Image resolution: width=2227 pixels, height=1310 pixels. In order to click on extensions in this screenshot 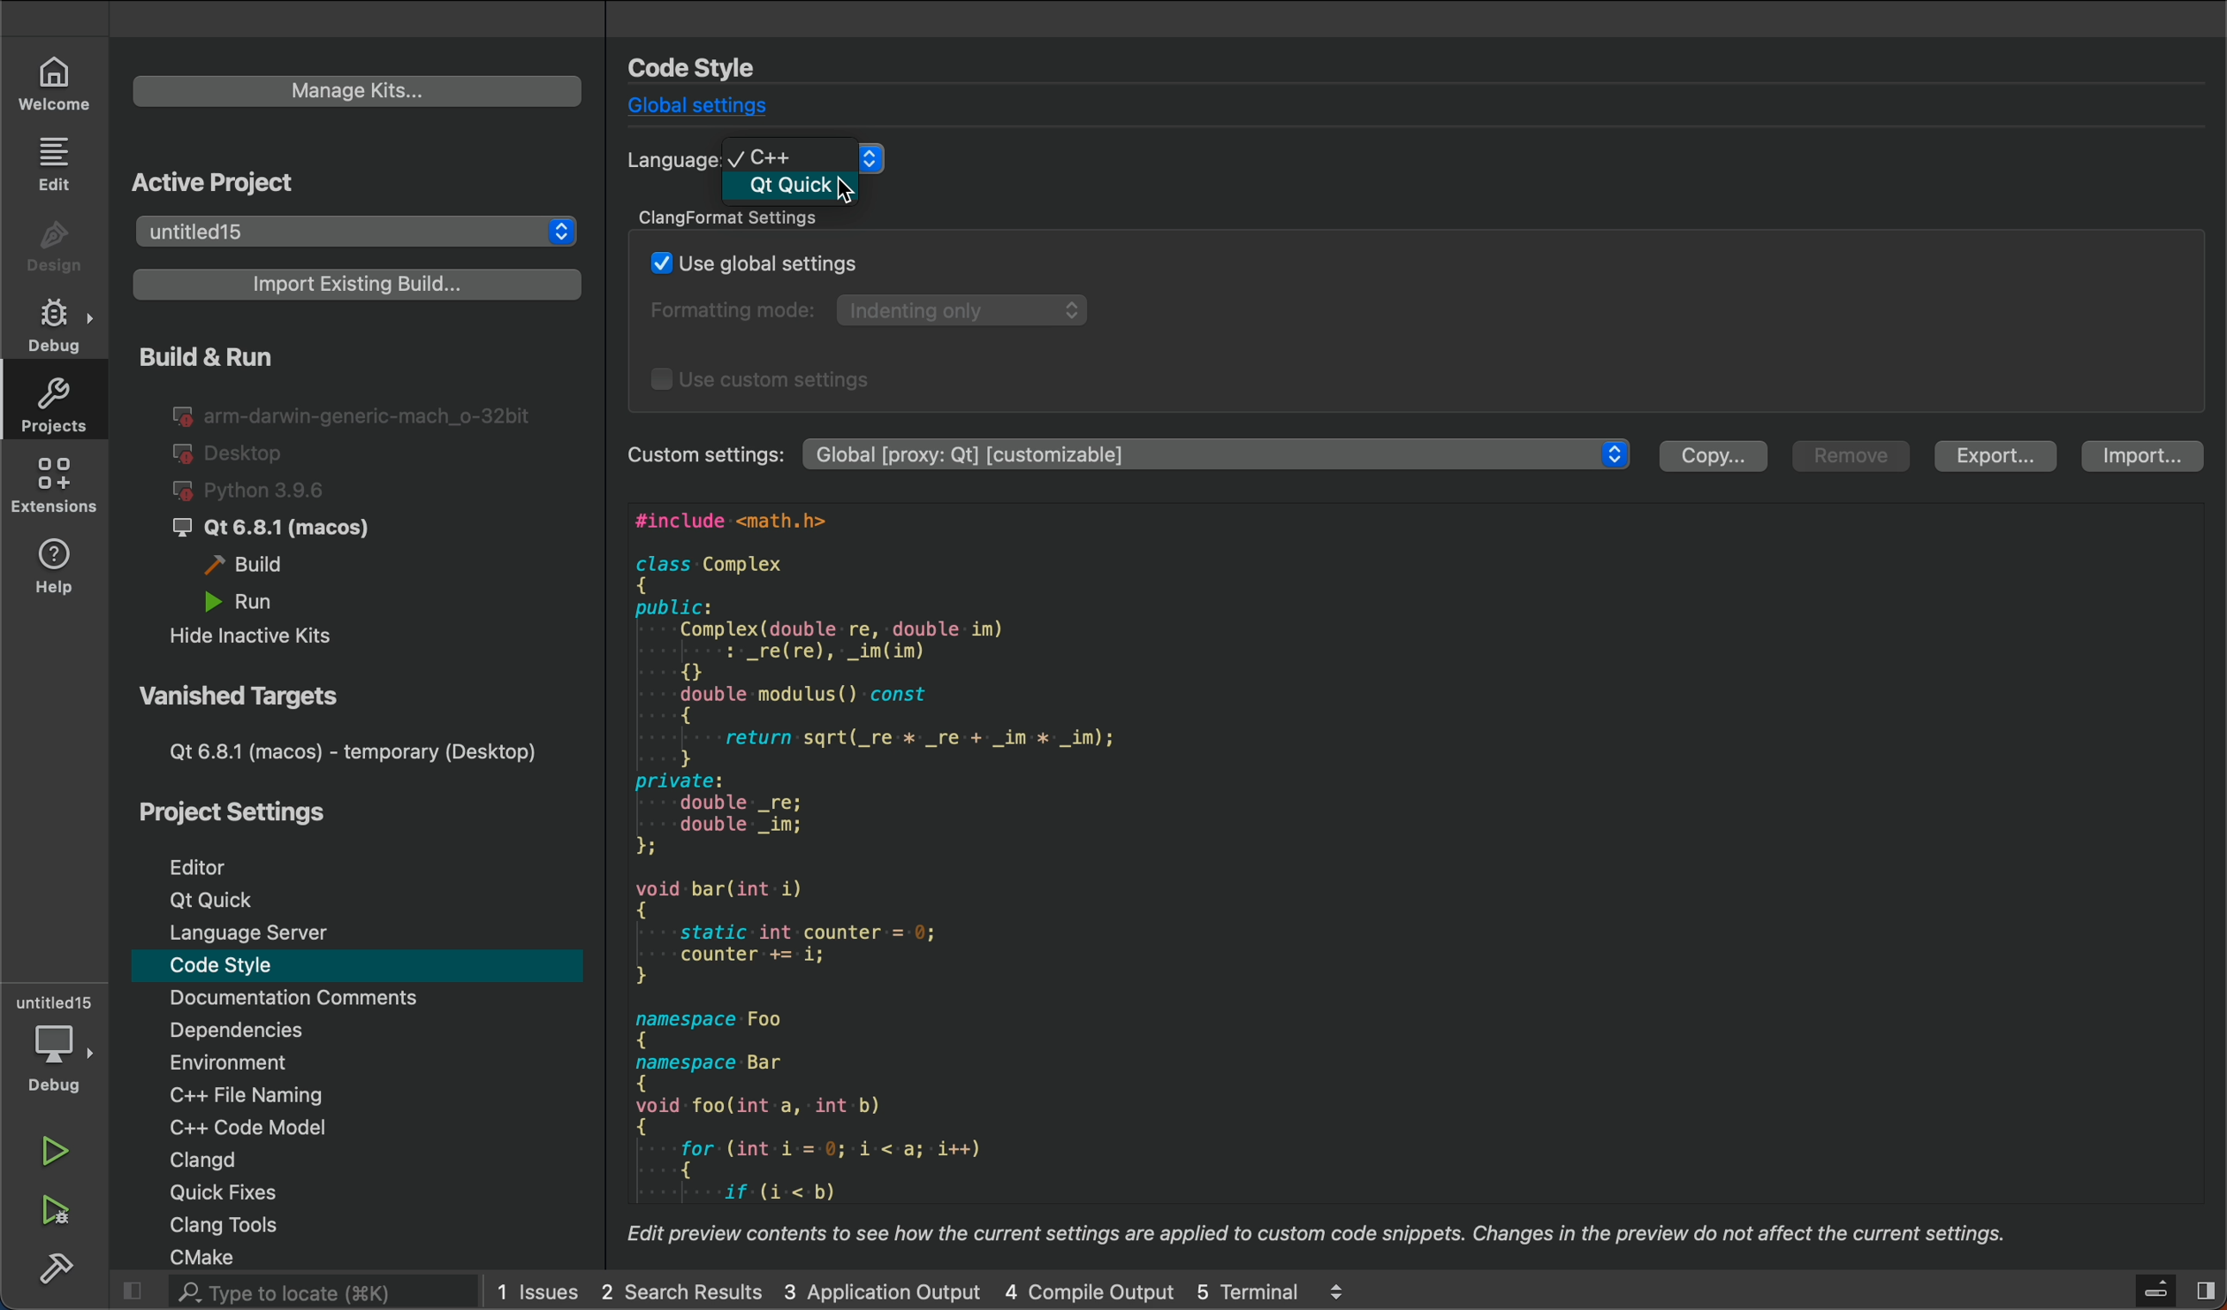, I will do `click(50, 488)`.